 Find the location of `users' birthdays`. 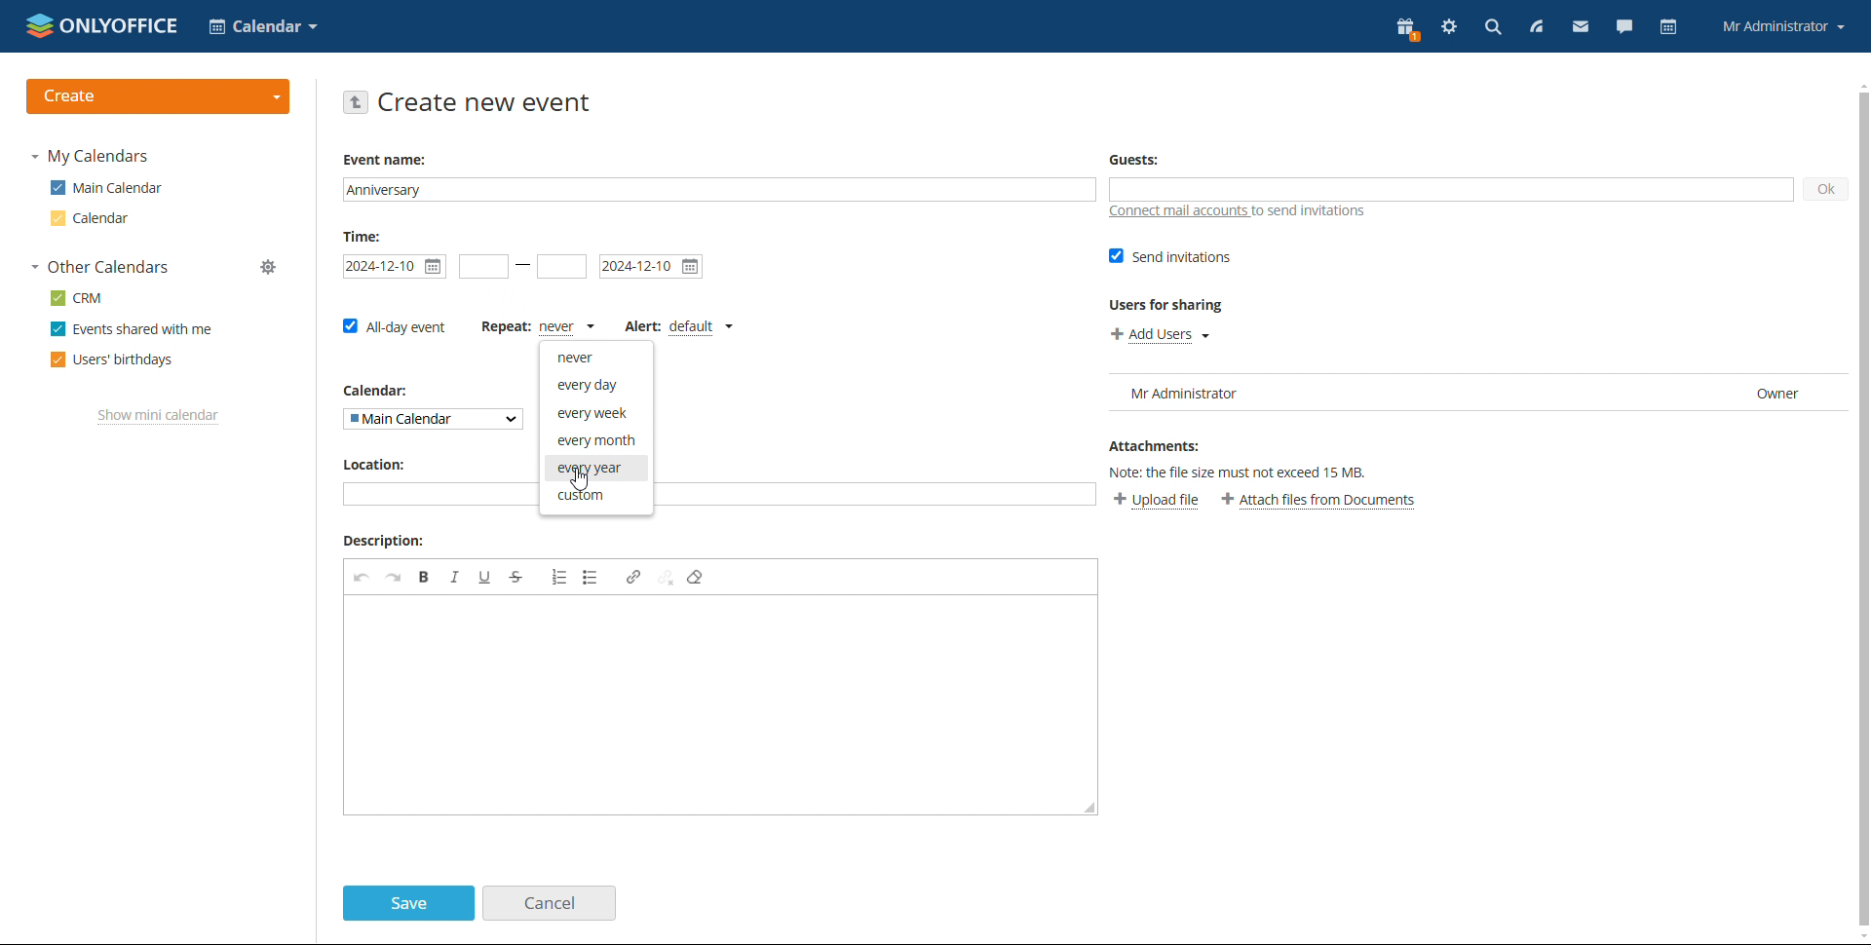

users' birthdays is located at coordinates (112, 359).